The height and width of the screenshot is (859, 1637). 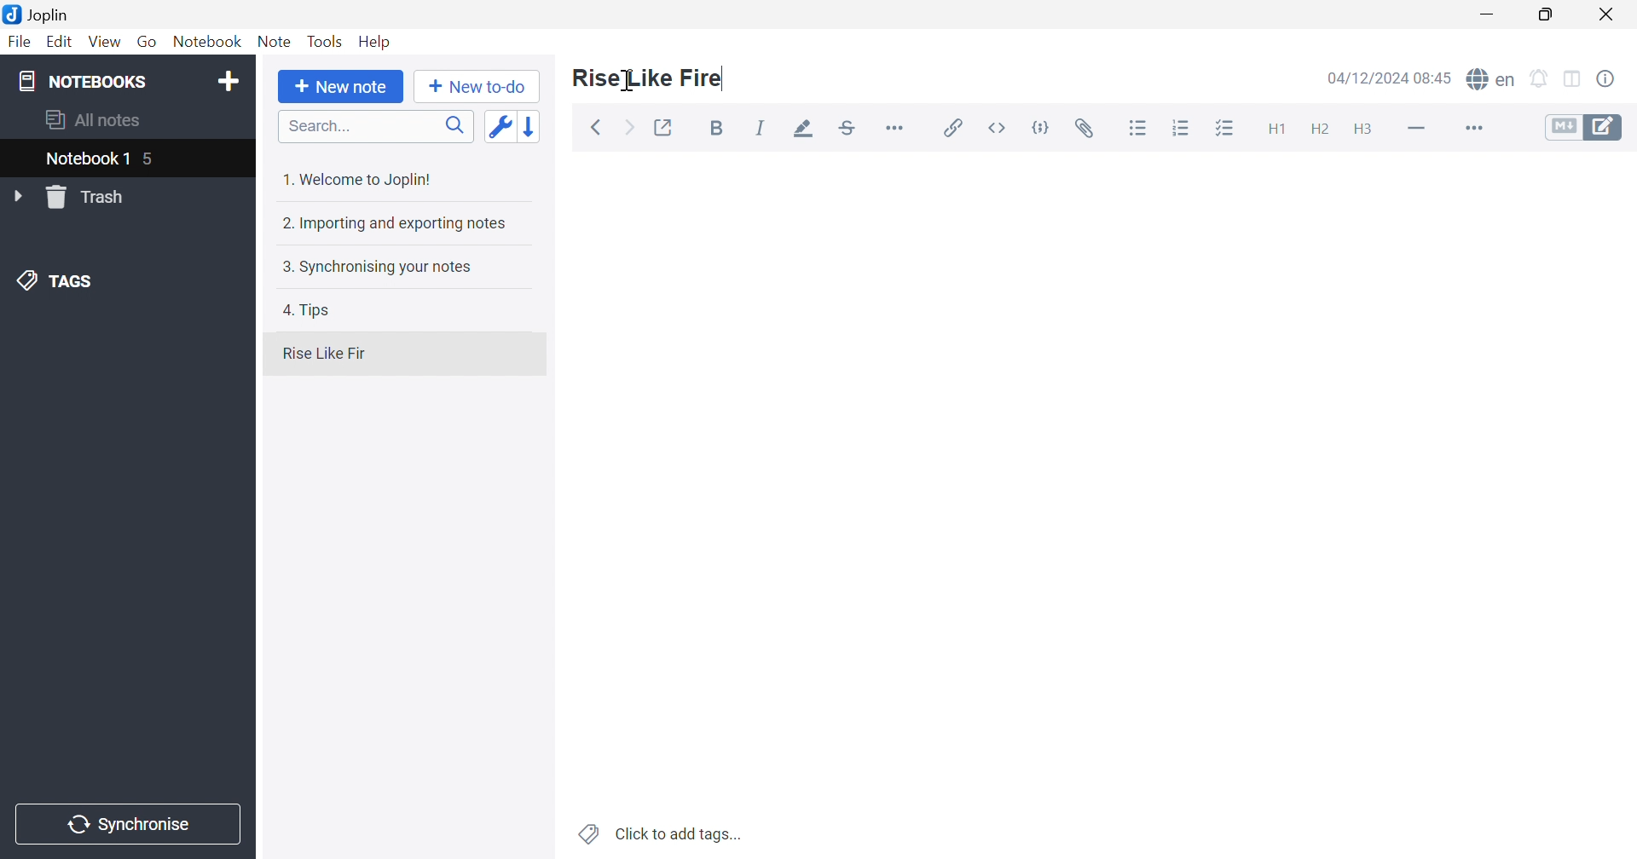 What do you see at coordinates (275, 42) in the screenshot?
I see `Note` at bounding box center [275, 42].